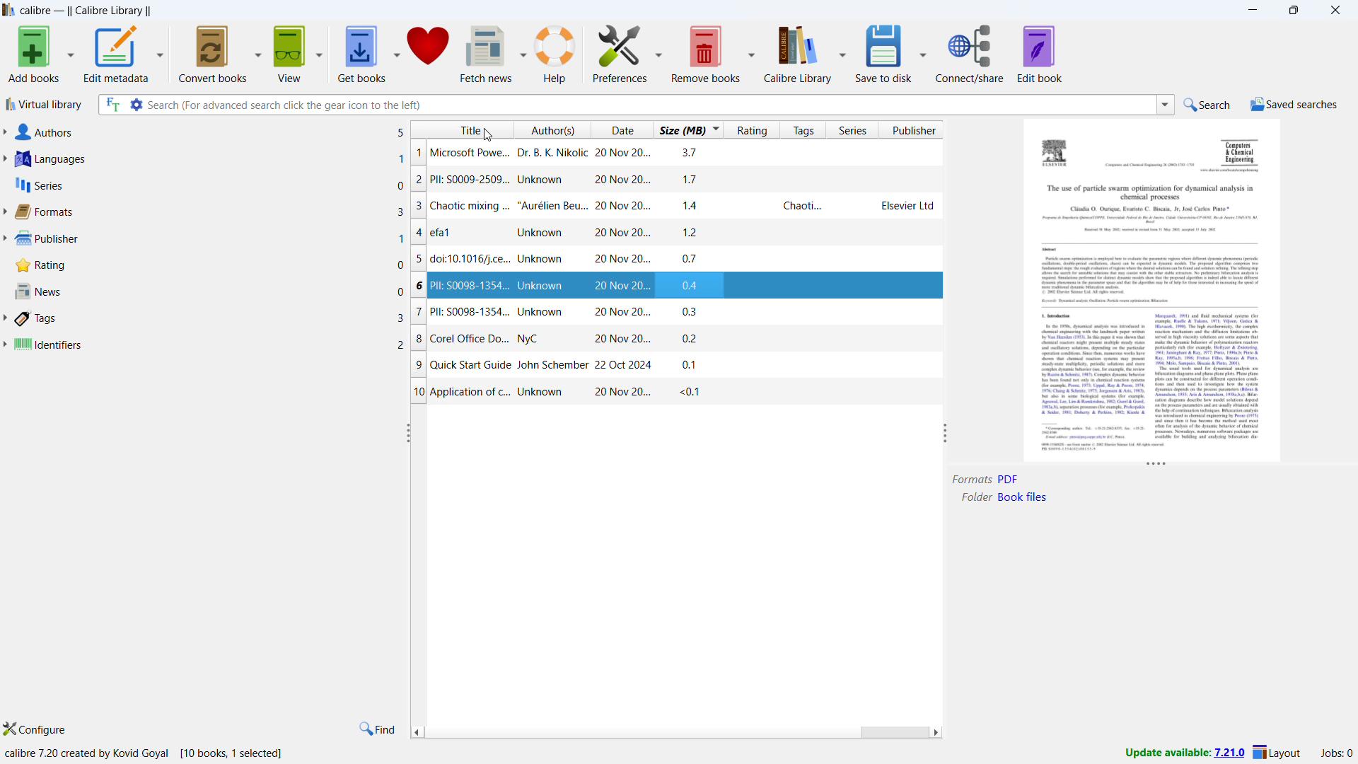 The width and height of the screenshot is (1358, 764). I want to click on 6, so click(419, 285).